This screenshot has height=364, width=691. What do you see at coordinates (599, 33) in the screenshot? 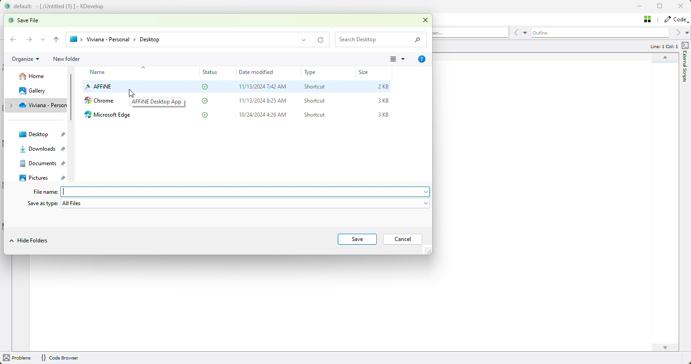
I see `Outline` at bounding box center [599, 33].